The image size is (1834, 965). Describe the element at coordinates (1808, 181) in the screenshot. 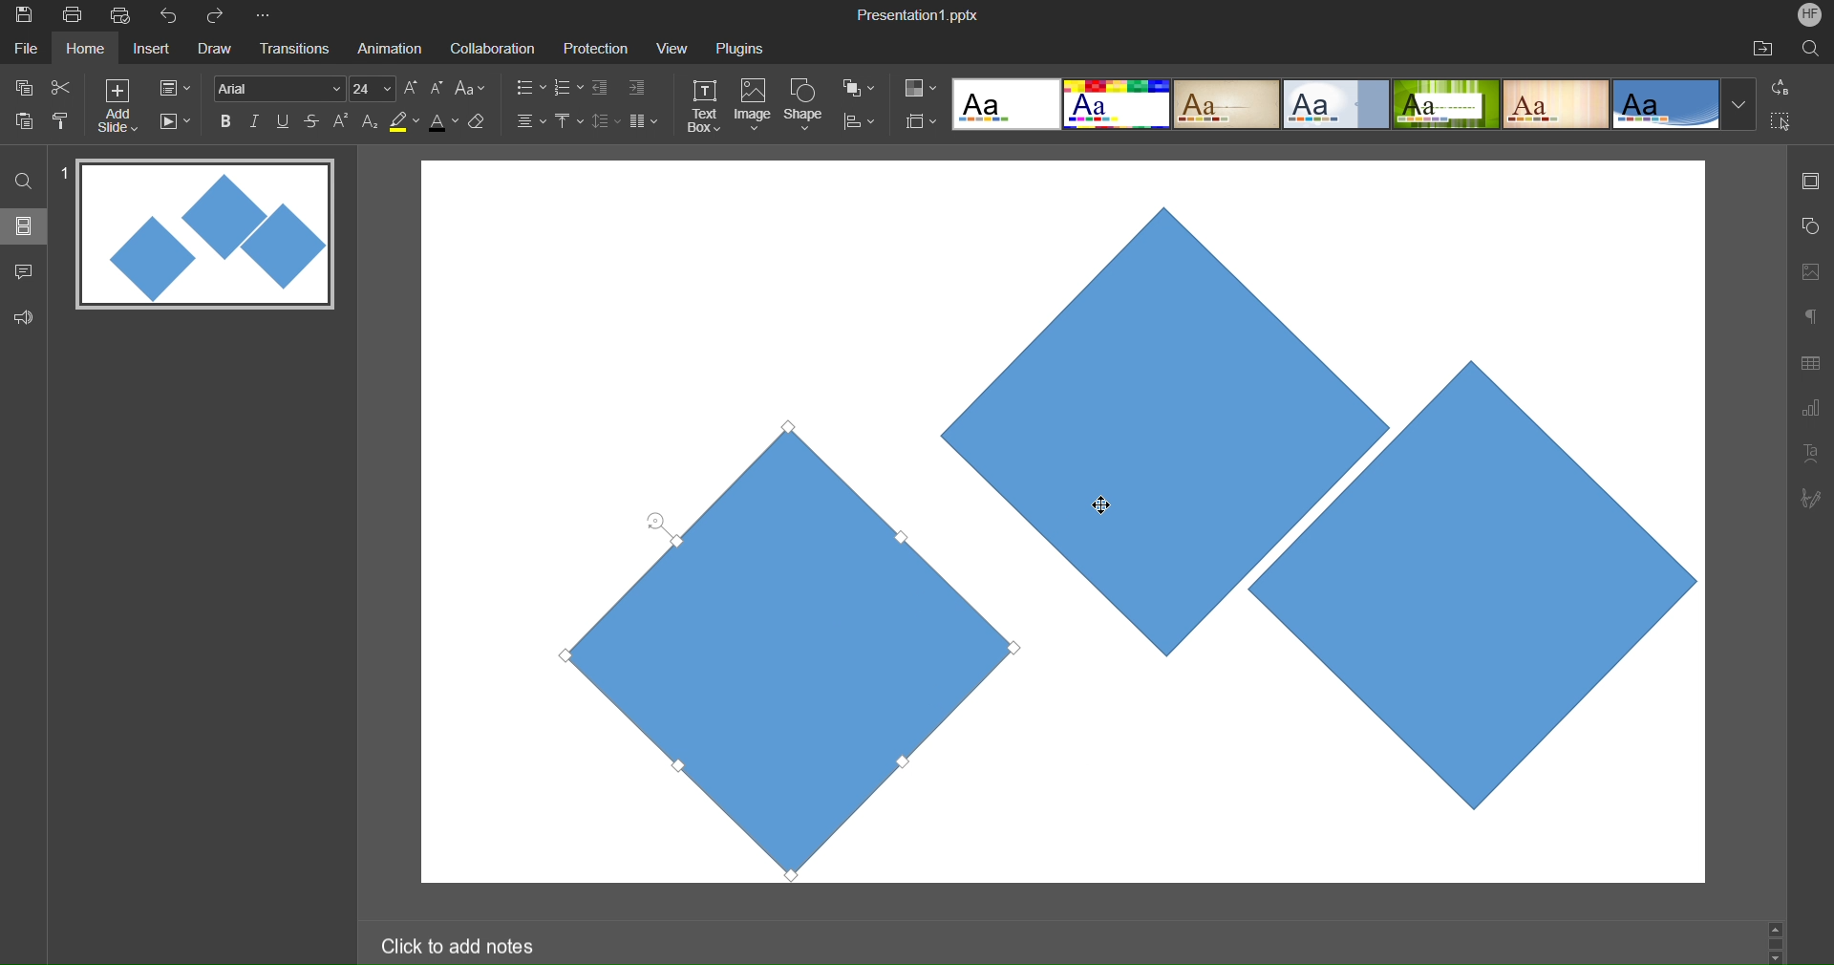

I see `Slide Settings` at that location.